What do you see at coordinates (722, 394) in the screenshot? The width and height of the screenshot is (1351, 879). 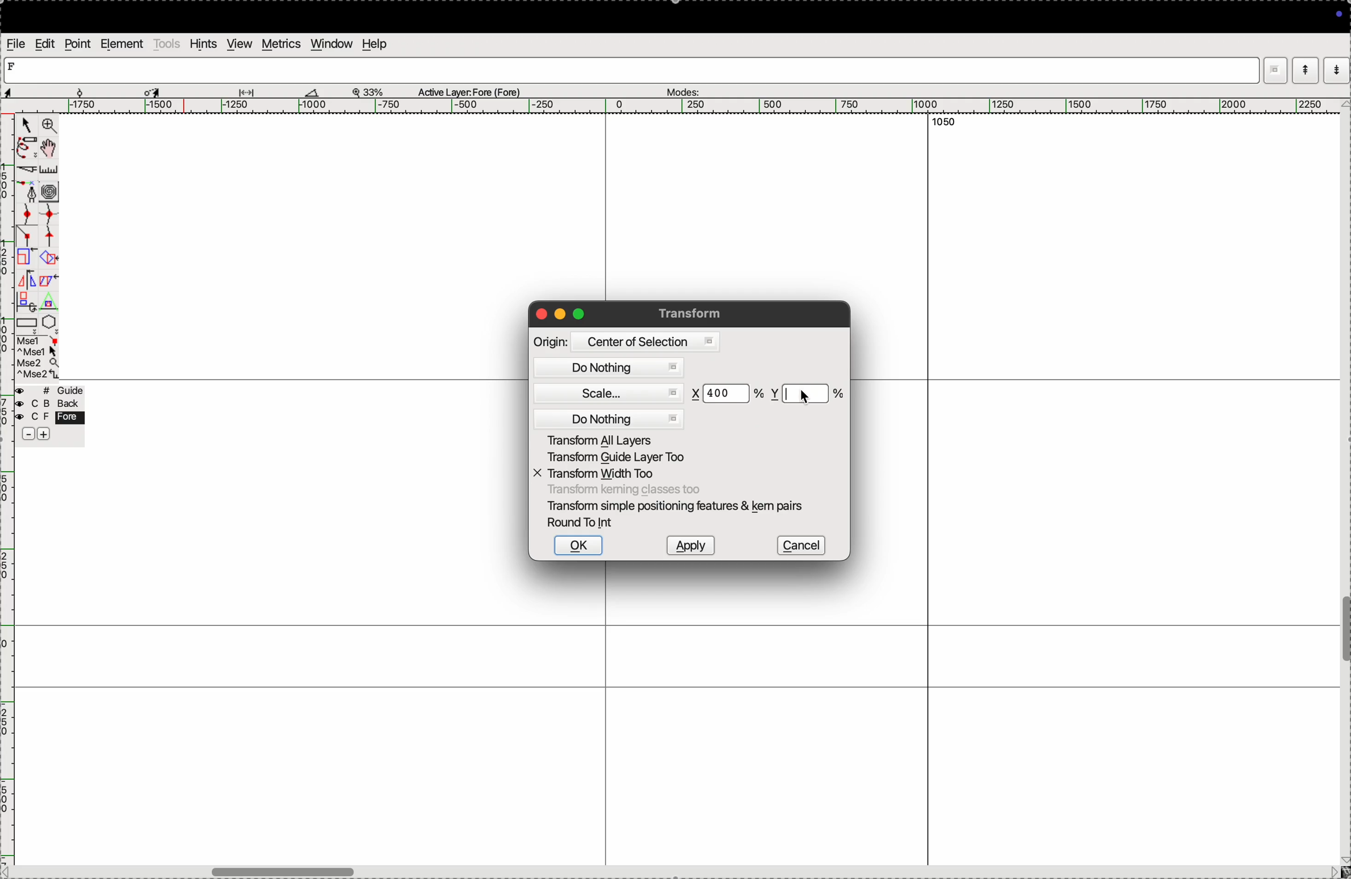 I see `400` at bounding box center [722, 394].